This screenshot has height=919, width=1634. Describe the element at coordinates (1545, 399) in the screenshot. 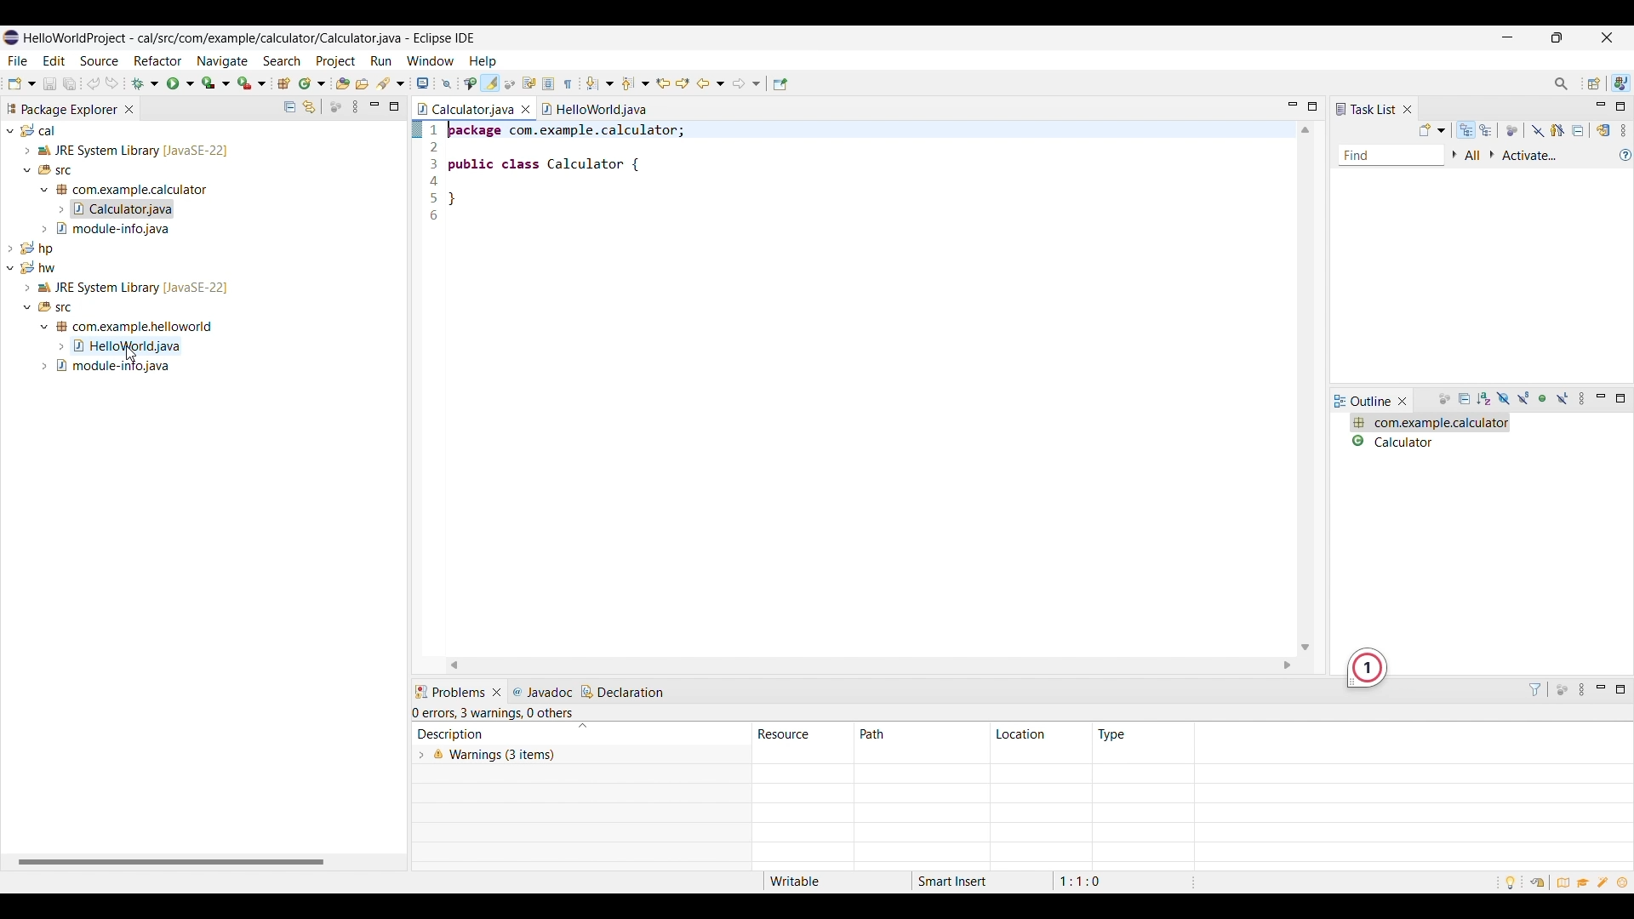

I see `Hide non-public members` at that location.